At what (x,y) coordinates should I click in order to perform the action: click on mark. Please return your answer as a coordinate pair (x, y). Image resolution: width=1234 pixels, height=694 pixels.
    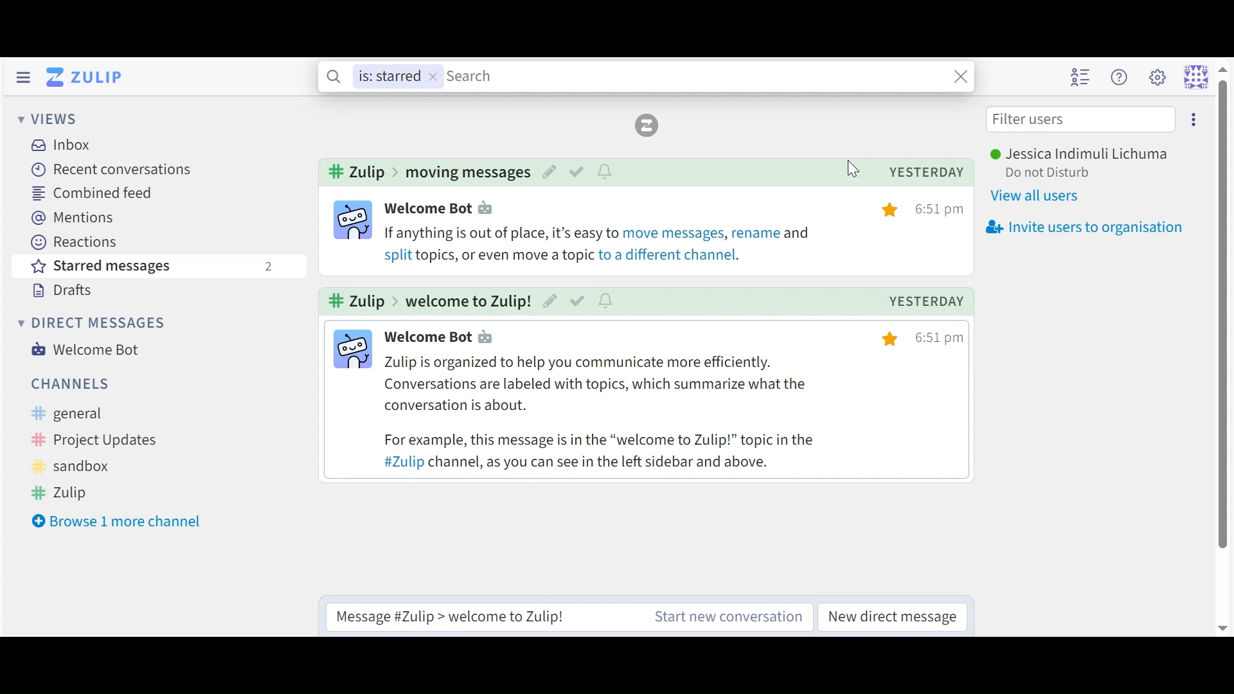
    Looking at the image, I should click on (578, 300).